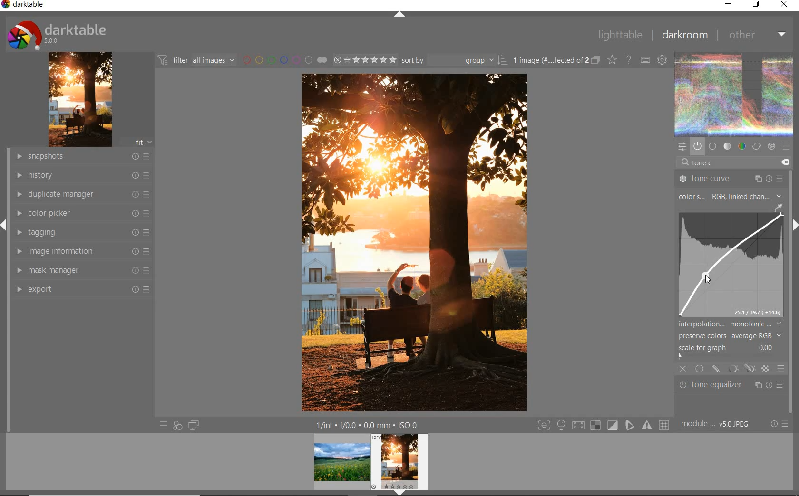  Describe the element at coordinates (80, 231) in the screenshot. I see `tagging` at that location.